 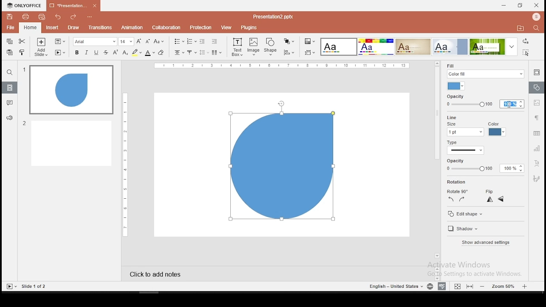 I want to click on shape settings, so click(x=536, y=88).